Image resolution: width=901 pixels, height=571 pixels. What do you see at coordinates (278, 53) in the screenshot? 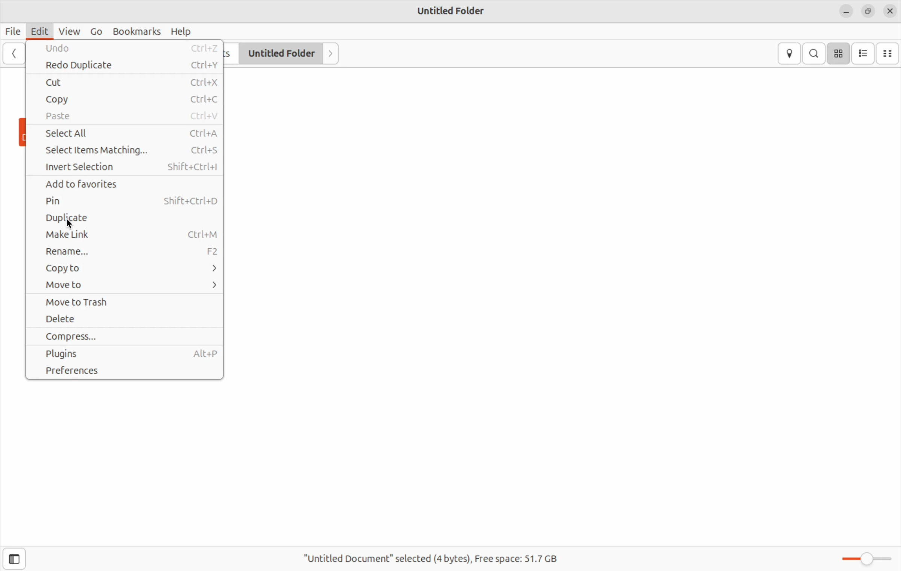
I see `Untitled Folder` at bounding box center [278, 53].